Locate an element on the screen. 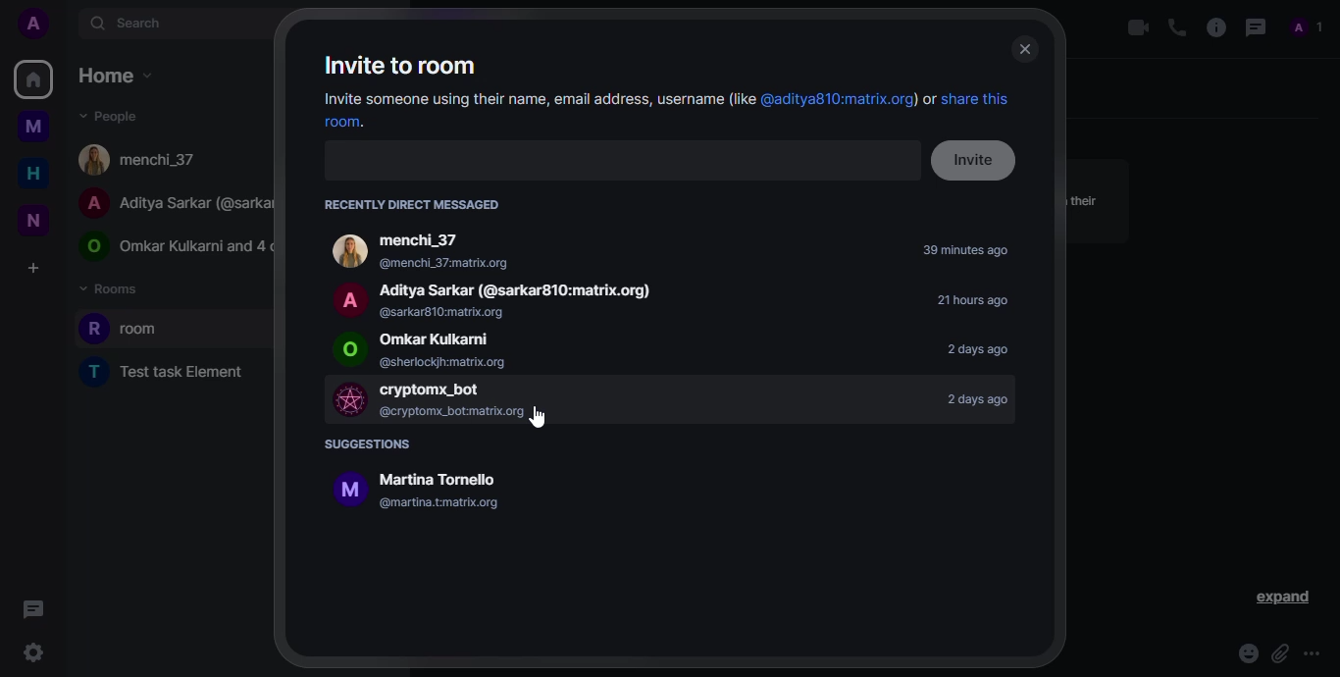 This screenshot has height=677, width=1340. search is located at coordinates (129, 23).